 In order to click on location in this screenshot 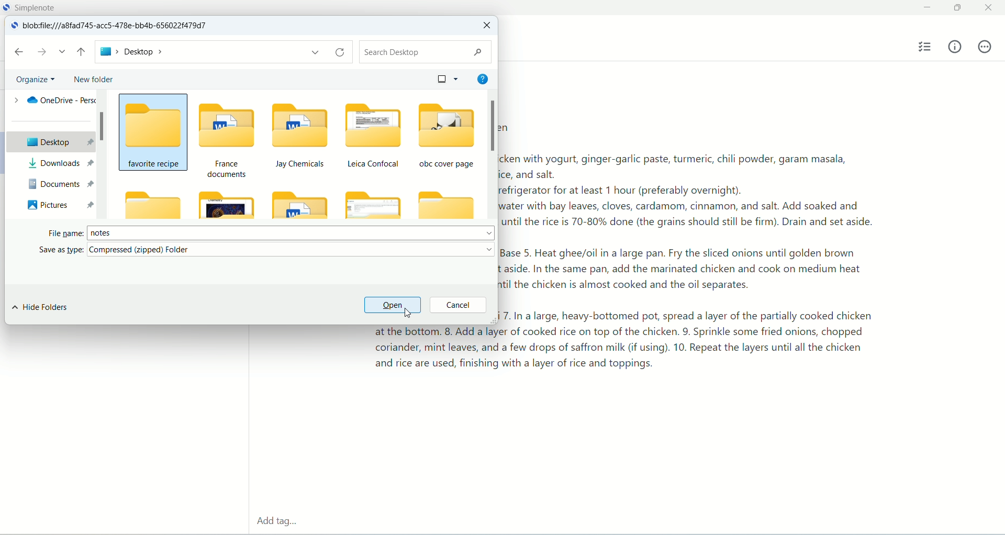, I will do `click(120, 26)`.